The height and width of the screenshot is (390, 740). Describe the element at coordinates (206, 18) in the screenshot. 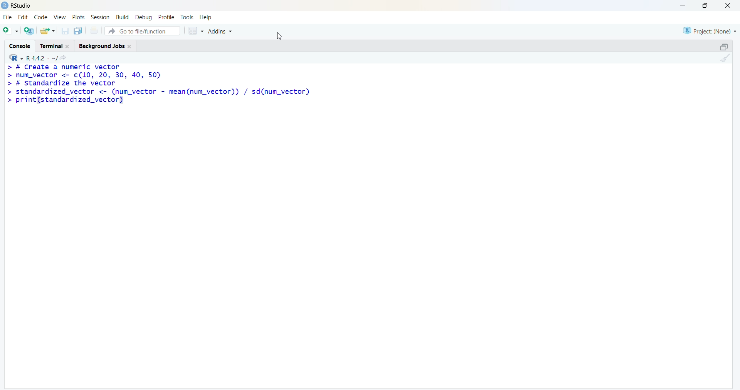

I see `help` at that location.